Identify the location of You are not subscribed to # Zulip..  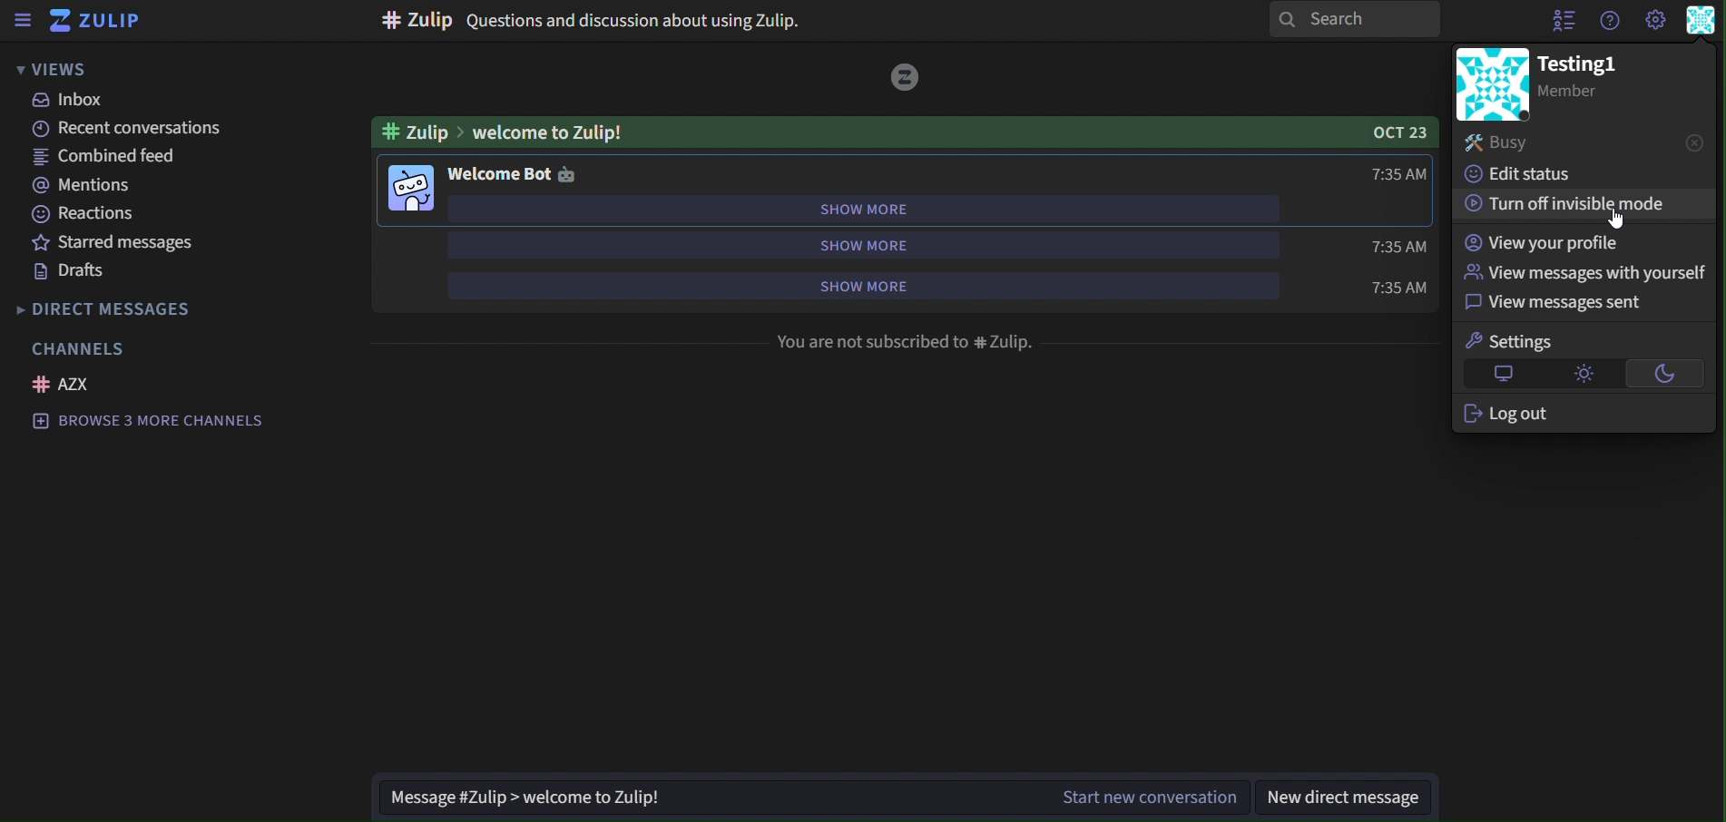
(904, 342).